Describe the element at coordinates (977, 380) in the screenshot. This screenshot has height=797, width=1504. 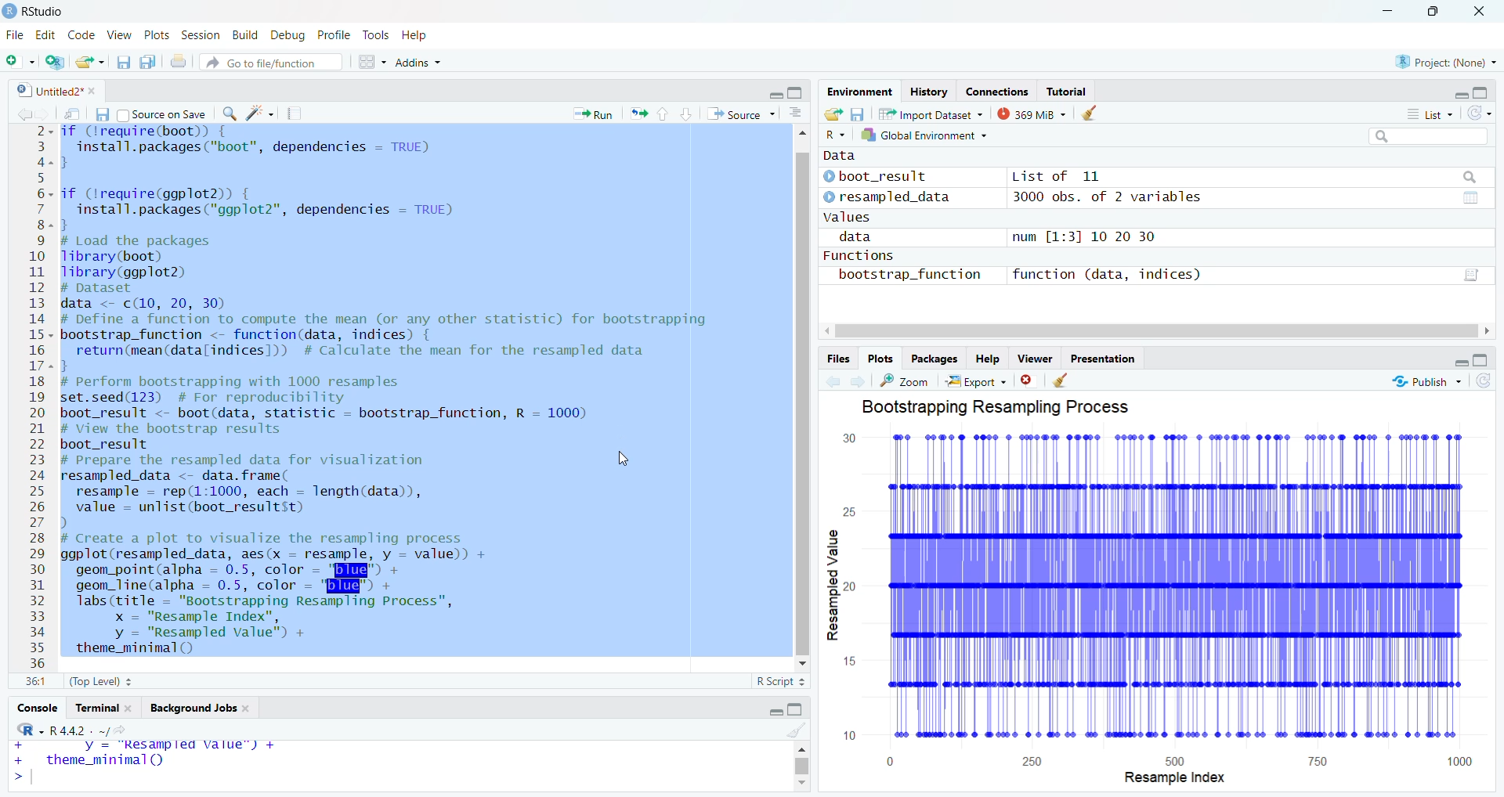
I see ` Export ~` at that location.